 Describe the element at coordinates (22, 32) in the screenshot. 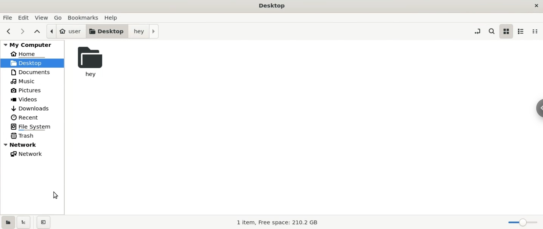

I see `next` at that location.